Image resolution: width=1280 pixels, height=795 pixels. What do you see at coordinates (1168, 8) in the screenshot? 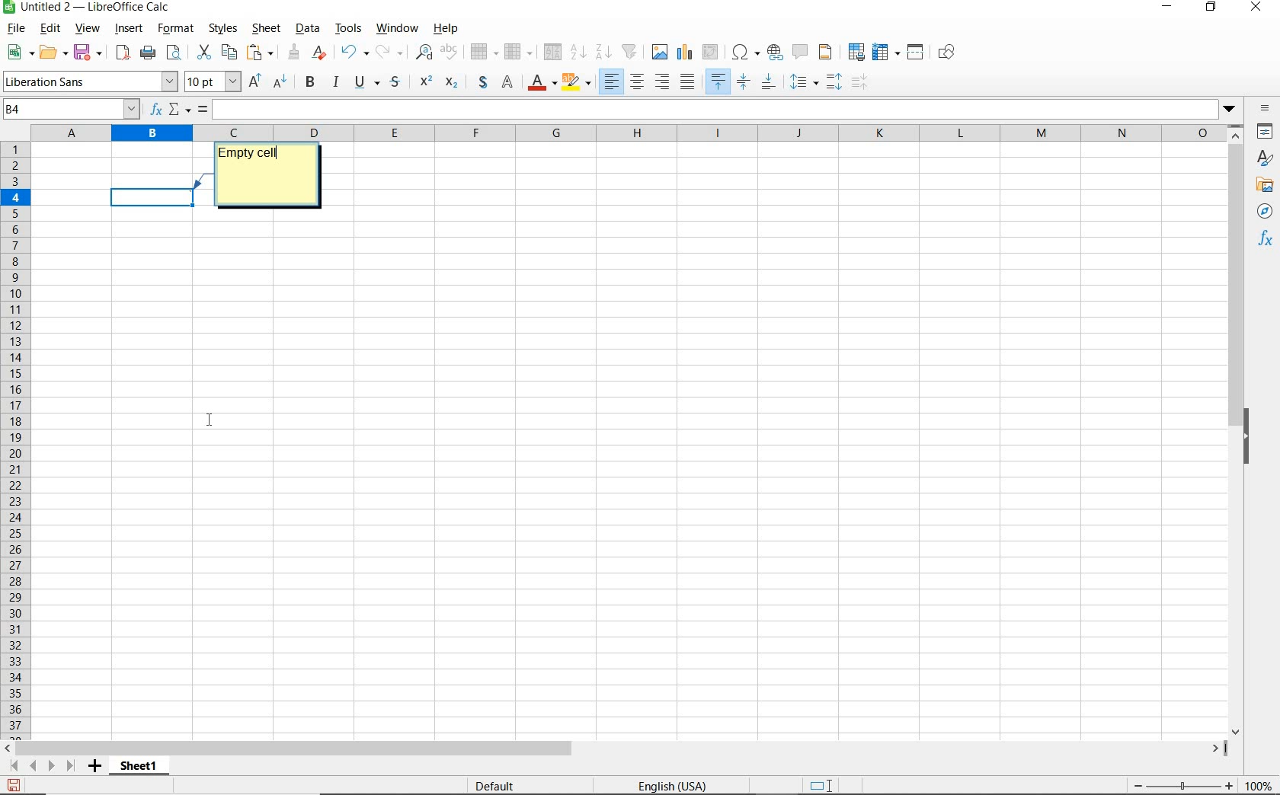
I see `minimize` at bounding box center [1168, 8].